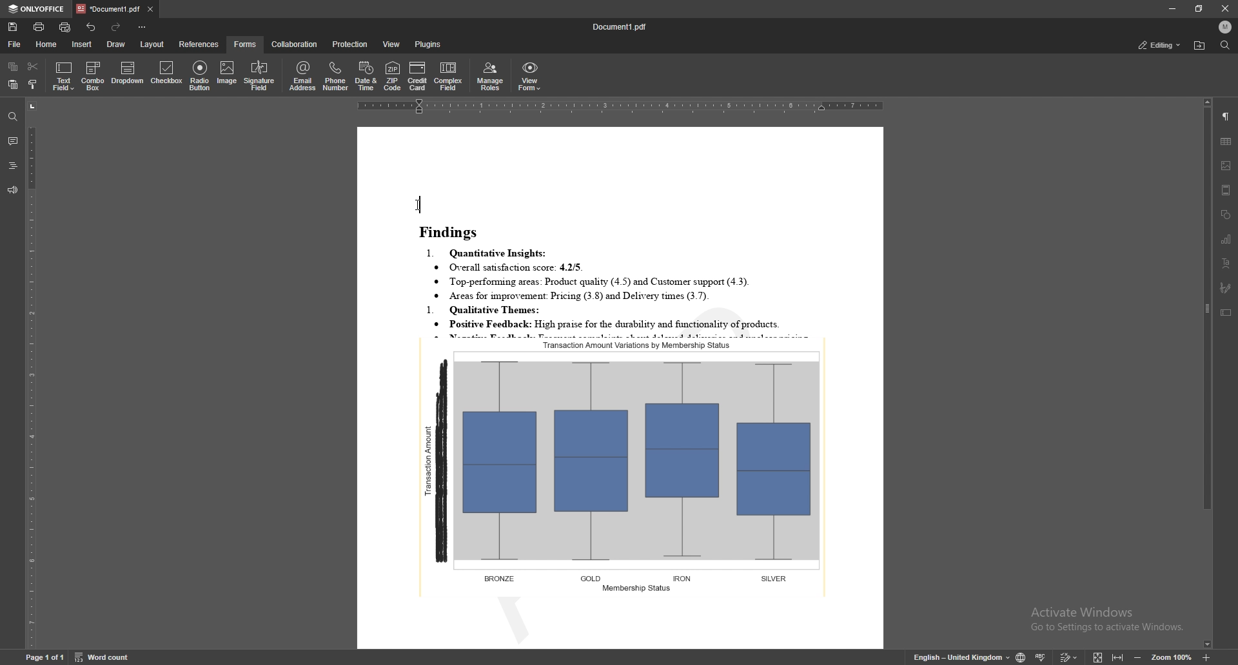 The image size is (1238, 665). What do you see at coordinates (108, 8) in the screenshot?
I see `tab` at bounding box center [108, 8].